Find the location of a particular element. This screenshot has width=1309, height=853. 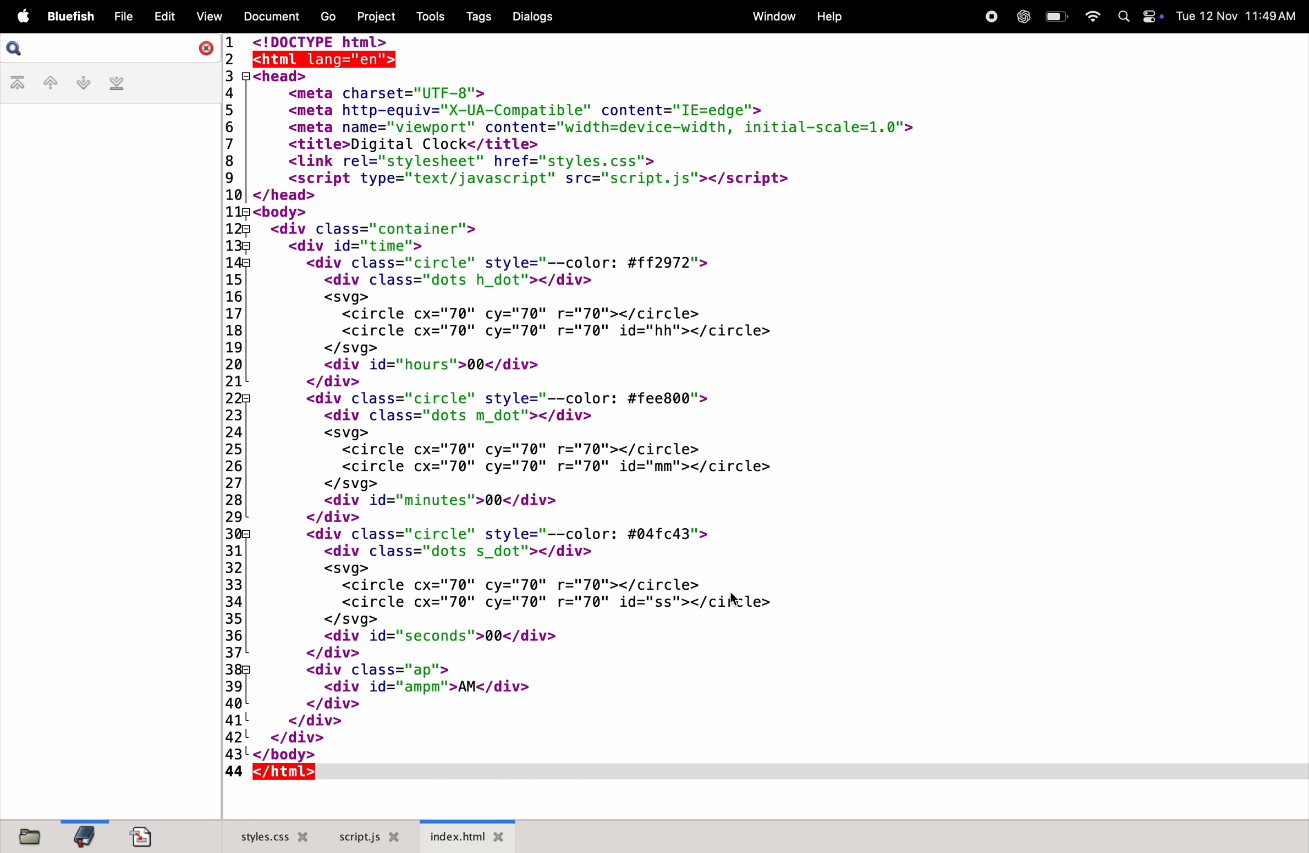

bluefish menu is located at coordinates (70, 18).